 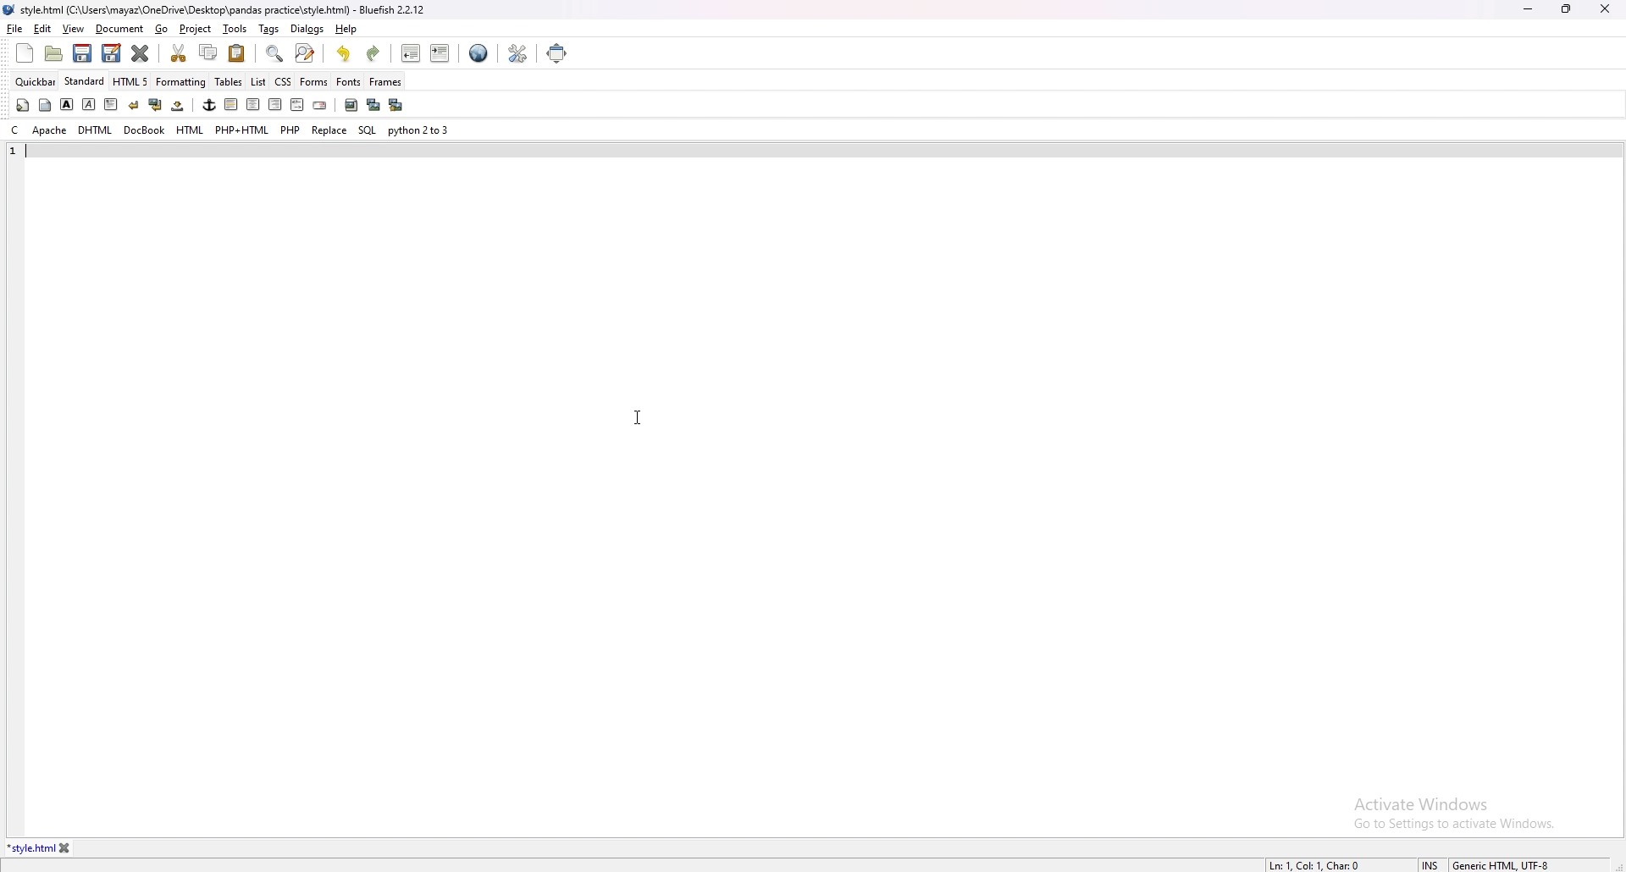 I want to click on right indent, so click(x=273, y=104).